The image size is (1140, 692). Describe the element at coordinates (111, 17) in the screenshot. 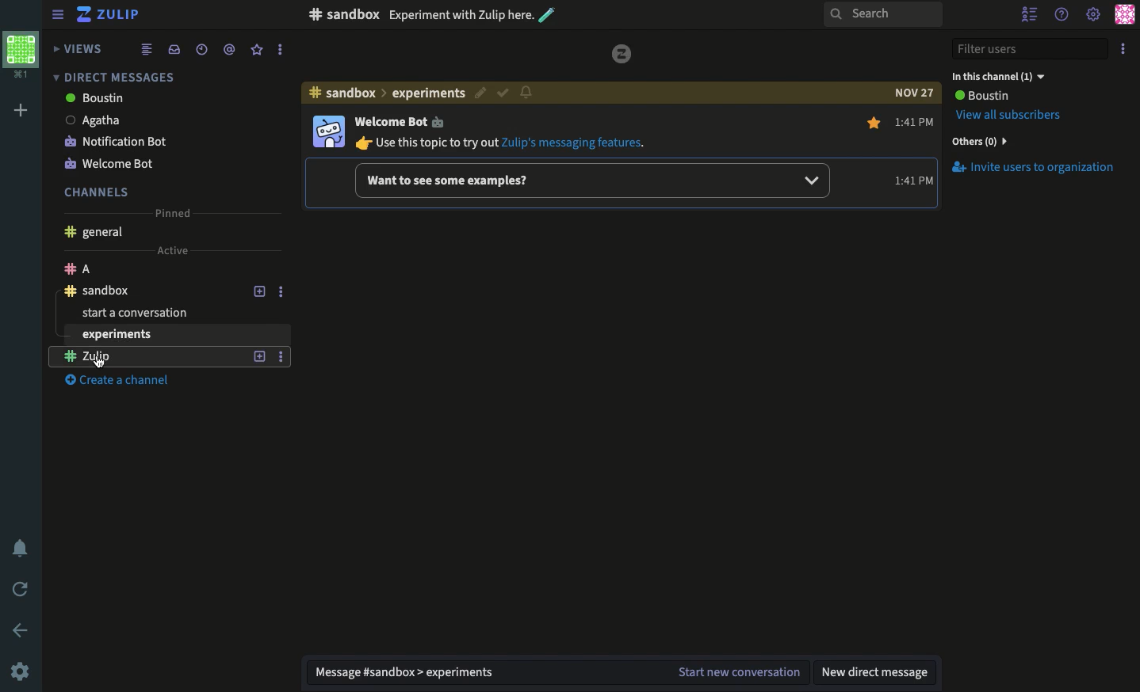

I see `Zulip` at that location.